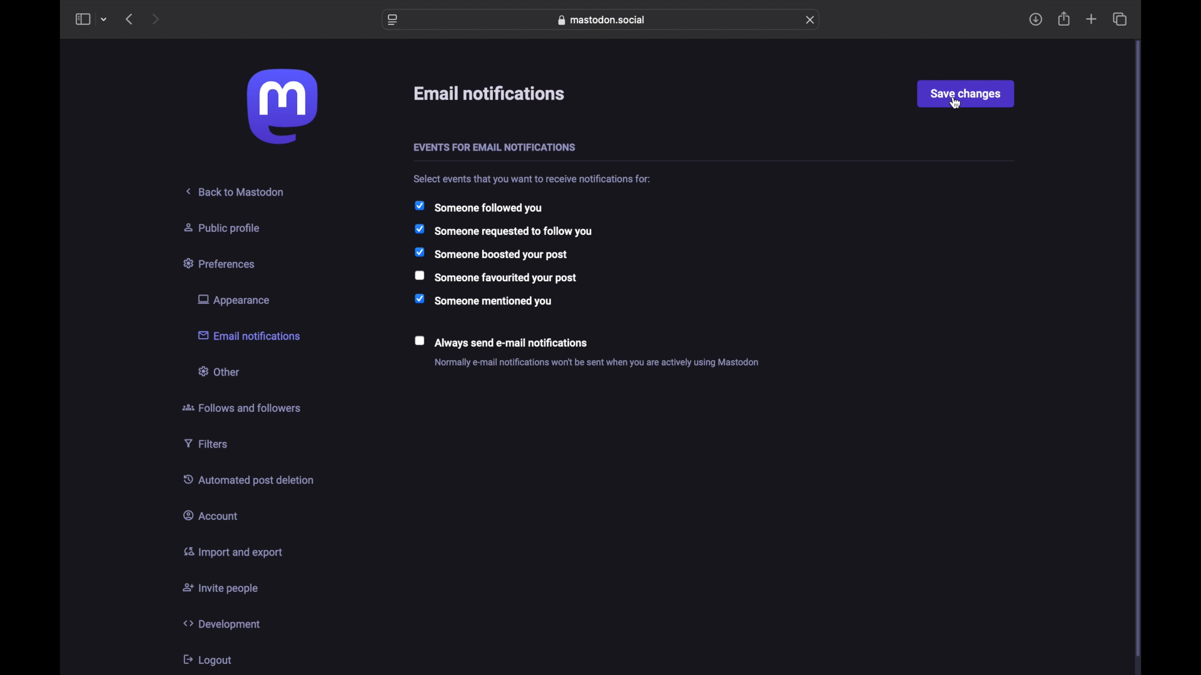  Describe the element at coordinates (221, 624) in the screenshot. I see `development` at that location.